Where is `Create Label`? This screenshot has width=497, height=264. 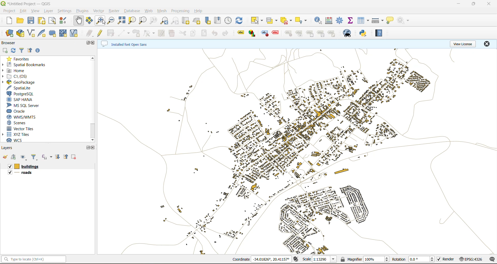 Create Label is located at coordinates (265, 34).